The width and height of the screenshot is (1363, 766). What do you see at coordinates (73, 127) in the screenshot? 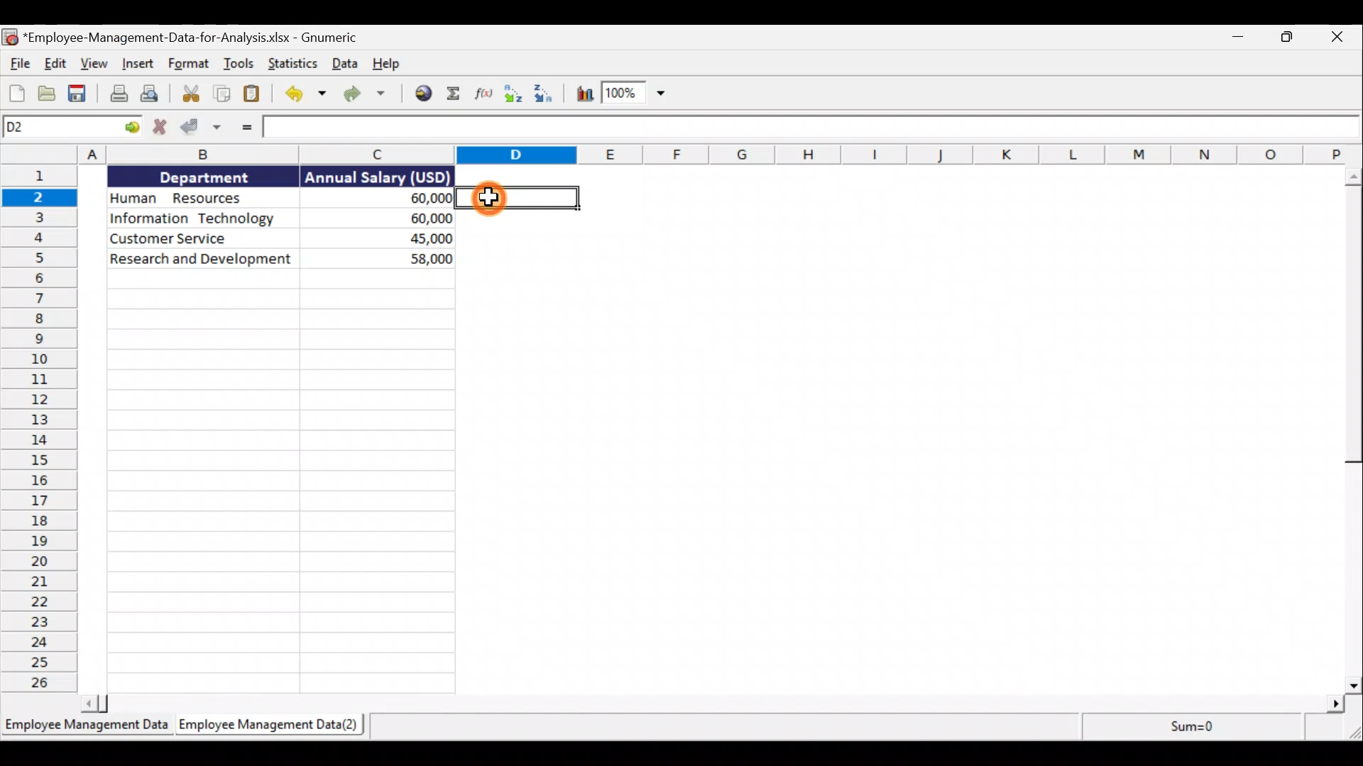
I see `Cell name` at bounding box center [73, 127].